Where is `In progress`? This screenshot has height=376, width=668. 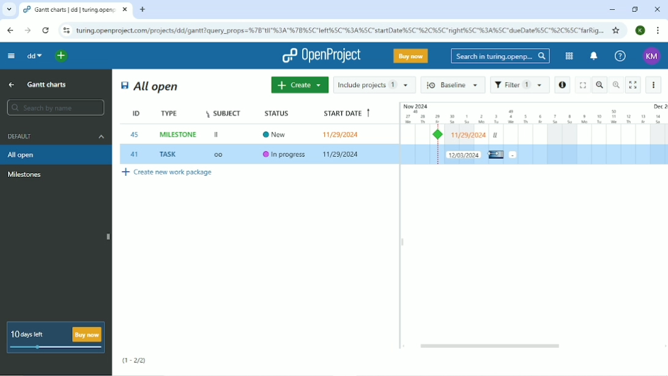 In progress is located at coordinates (285, 155).